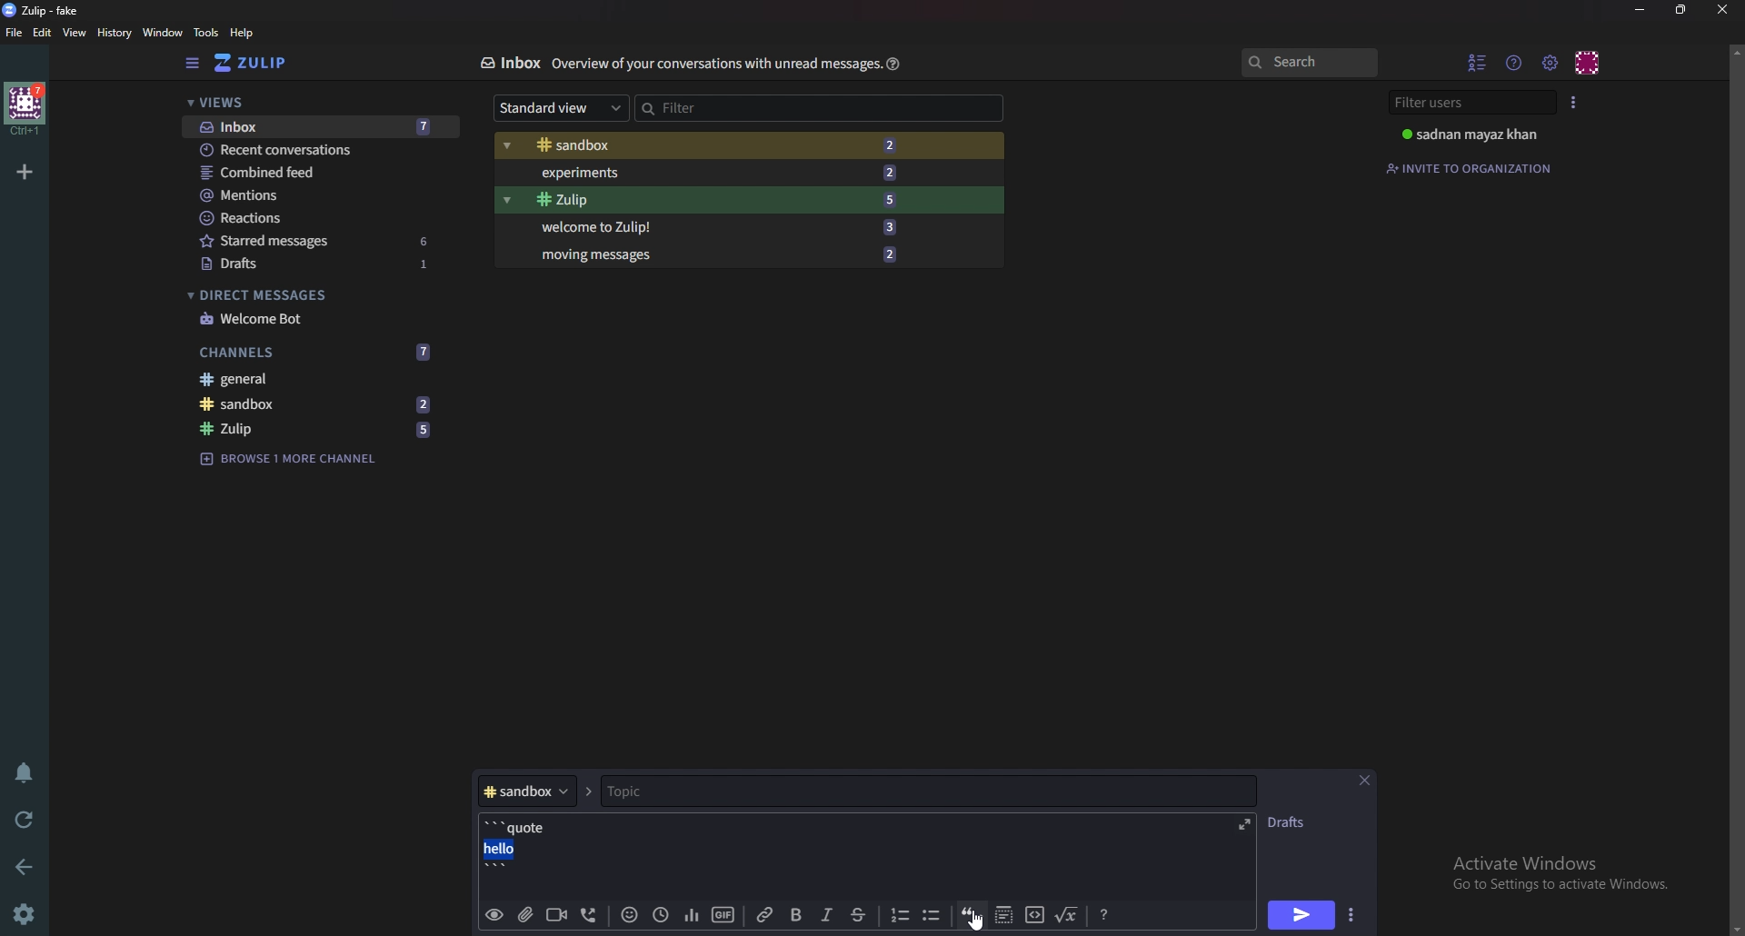  What do you see at coordinates (263, 428) in the screenshot?
I see `# zulip` at bounding box center [263, 428].